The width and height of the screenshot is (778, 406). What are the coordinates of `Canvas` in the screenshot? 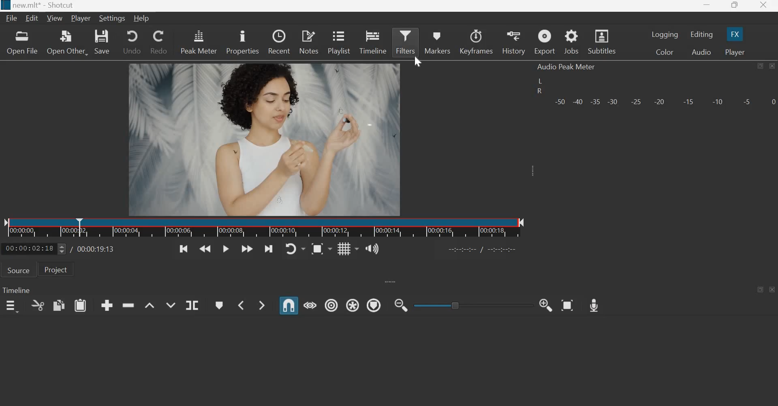 It's located at (269, 139).